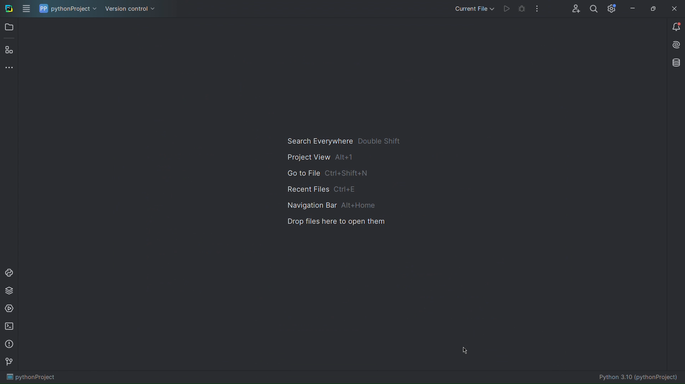  I want to click on Close, so click(676, 8).